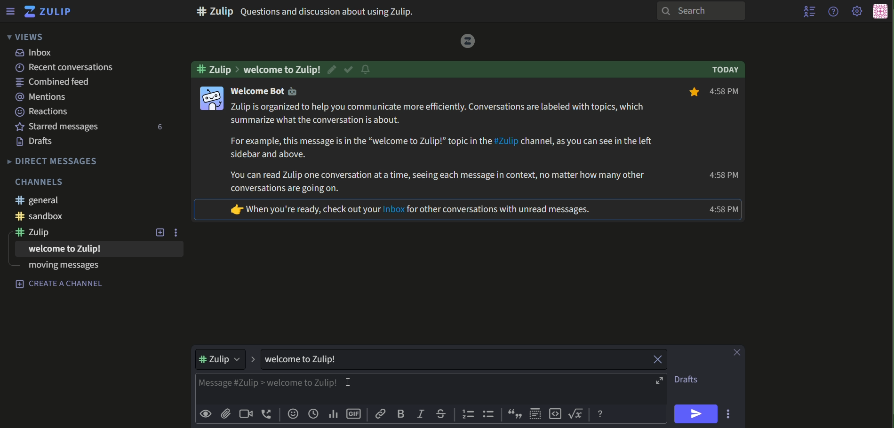 Image resolution: width=894 pixels, height=428 pixels. I want to click on add file, so click(226, 414).